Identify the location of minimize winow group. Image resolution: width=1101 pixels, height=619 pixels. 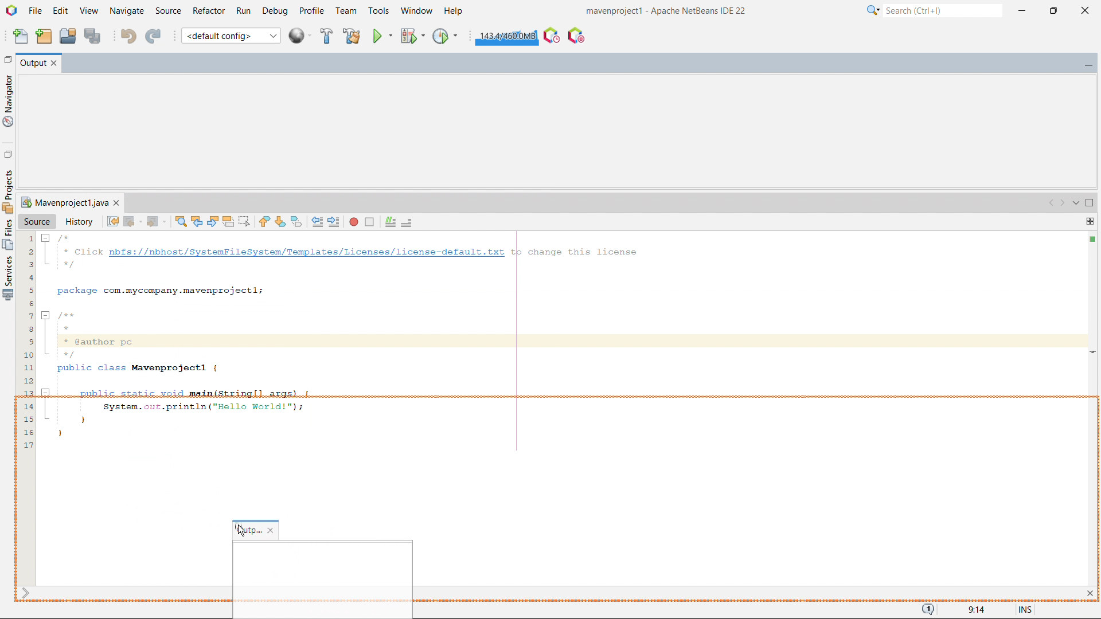
(1088, 64).